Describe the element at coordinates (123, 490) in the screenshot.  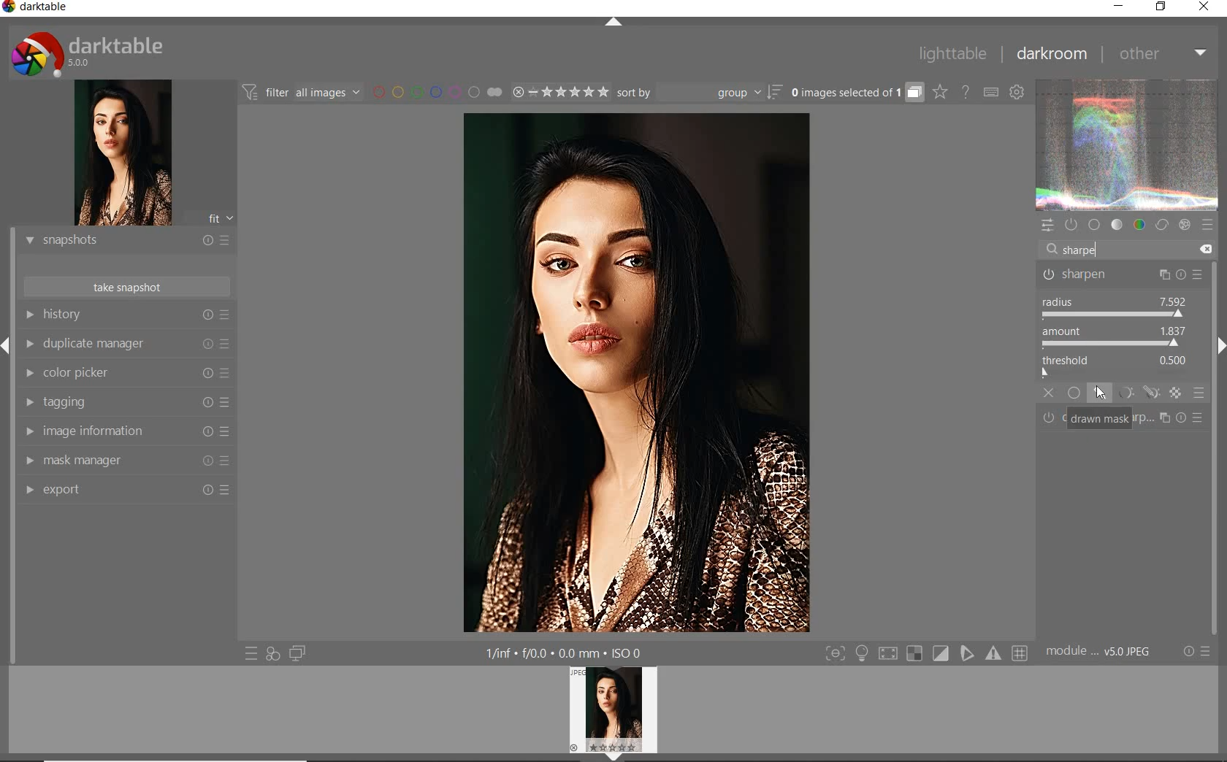
I see `EXPORT` at that location.